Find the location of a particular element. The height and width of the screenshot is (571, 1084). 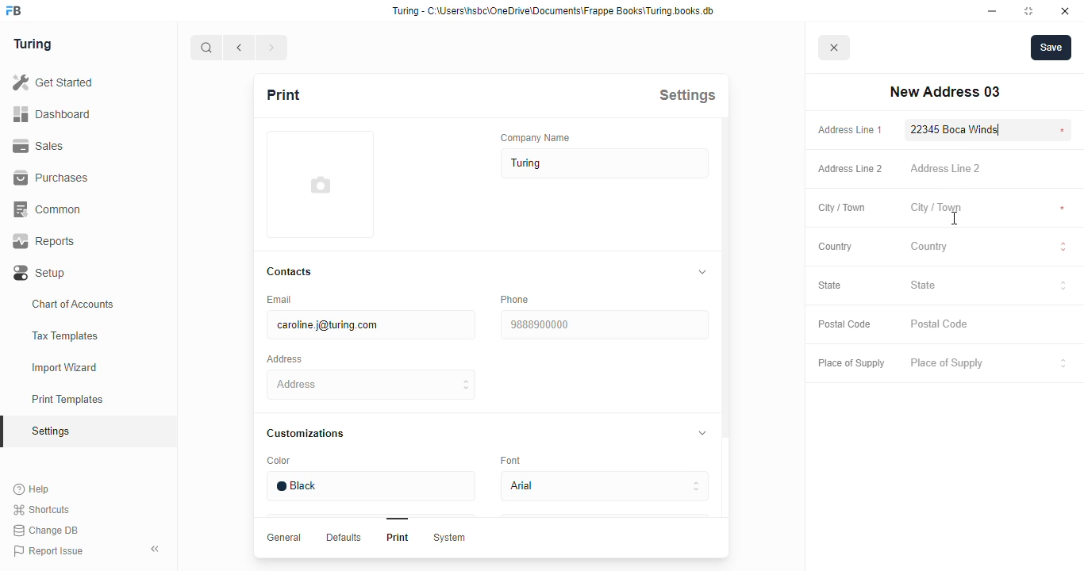

purchases is located at coordinates (51, 178).